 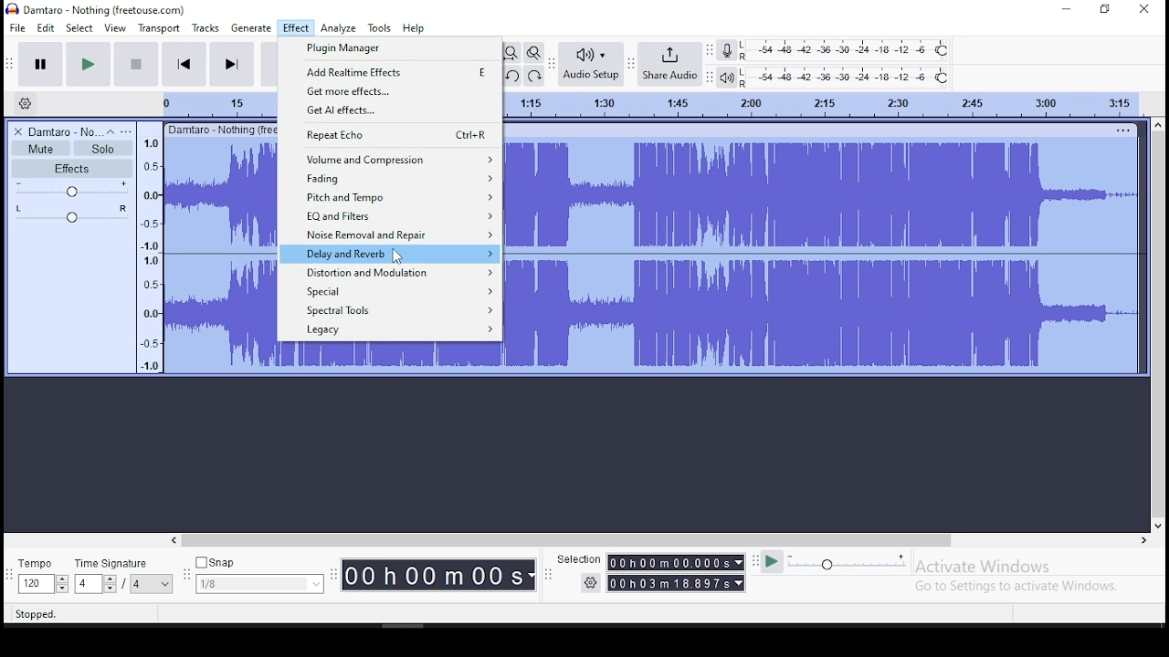 I want to click on effects, so click(x=296, y=28).